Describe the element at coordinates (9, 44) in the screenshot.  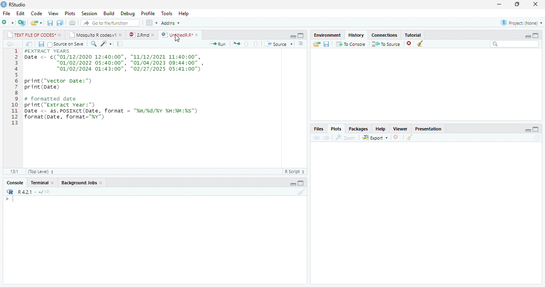
I see `back` at that location.